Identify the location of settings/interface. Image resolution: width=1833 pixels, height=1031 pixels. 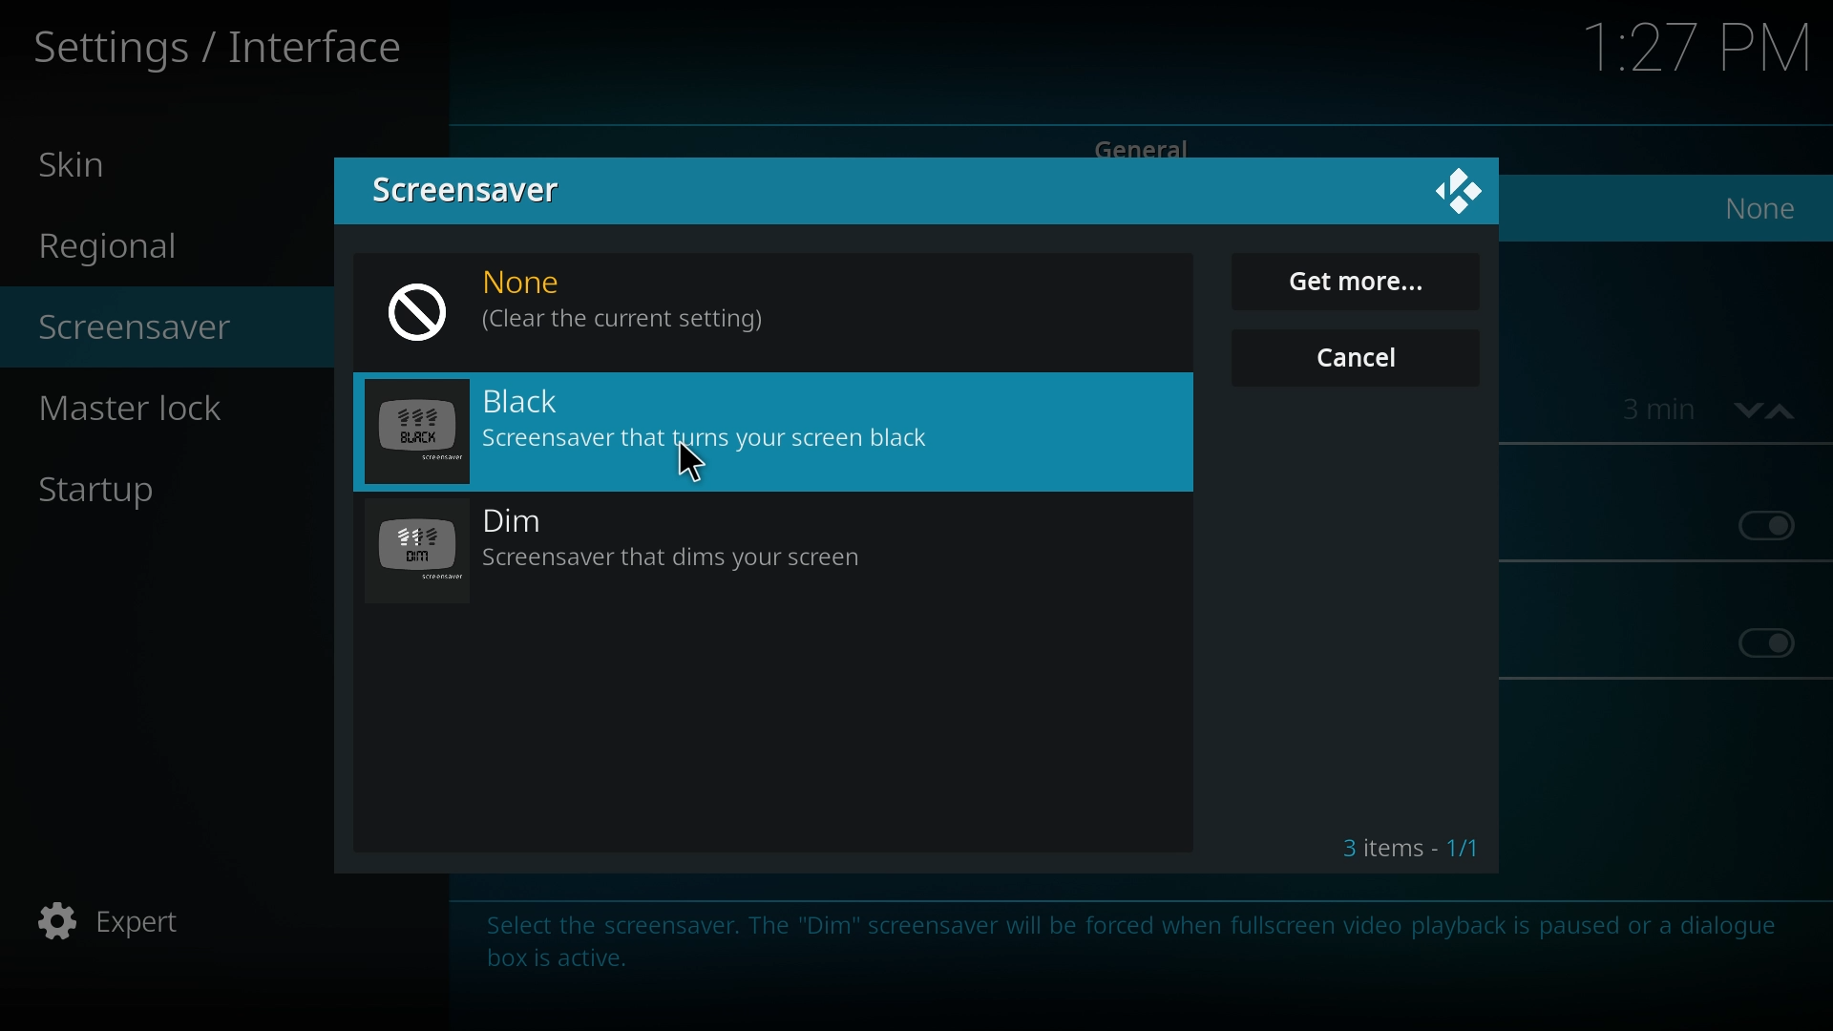
(226, 44).